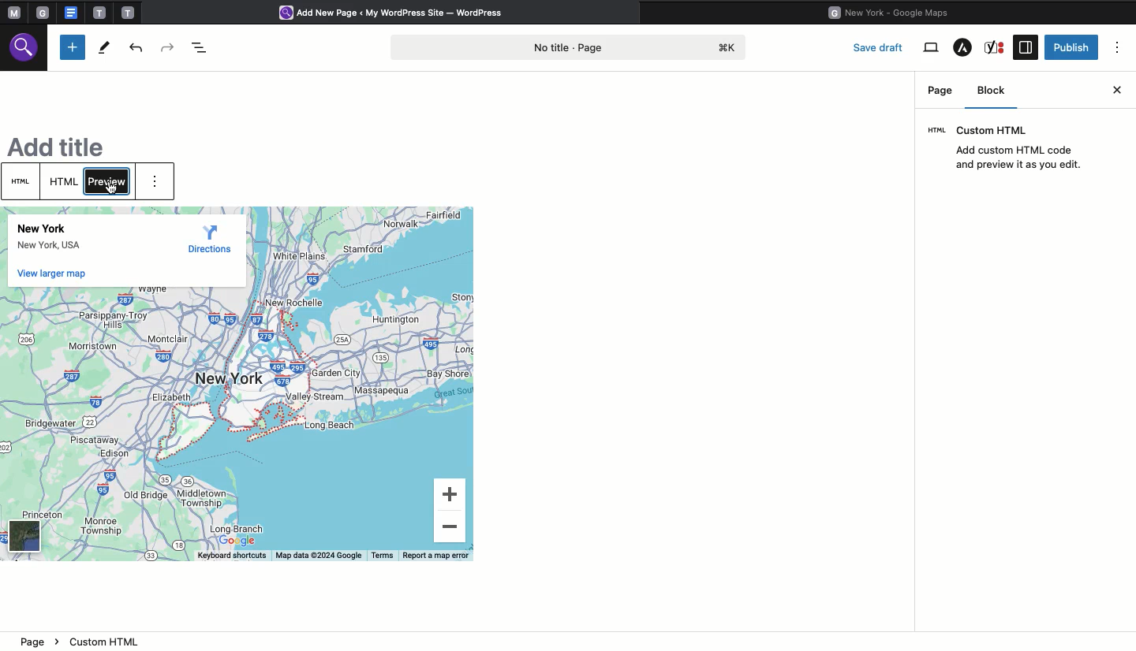  I want to click on View, so click(931, 48).